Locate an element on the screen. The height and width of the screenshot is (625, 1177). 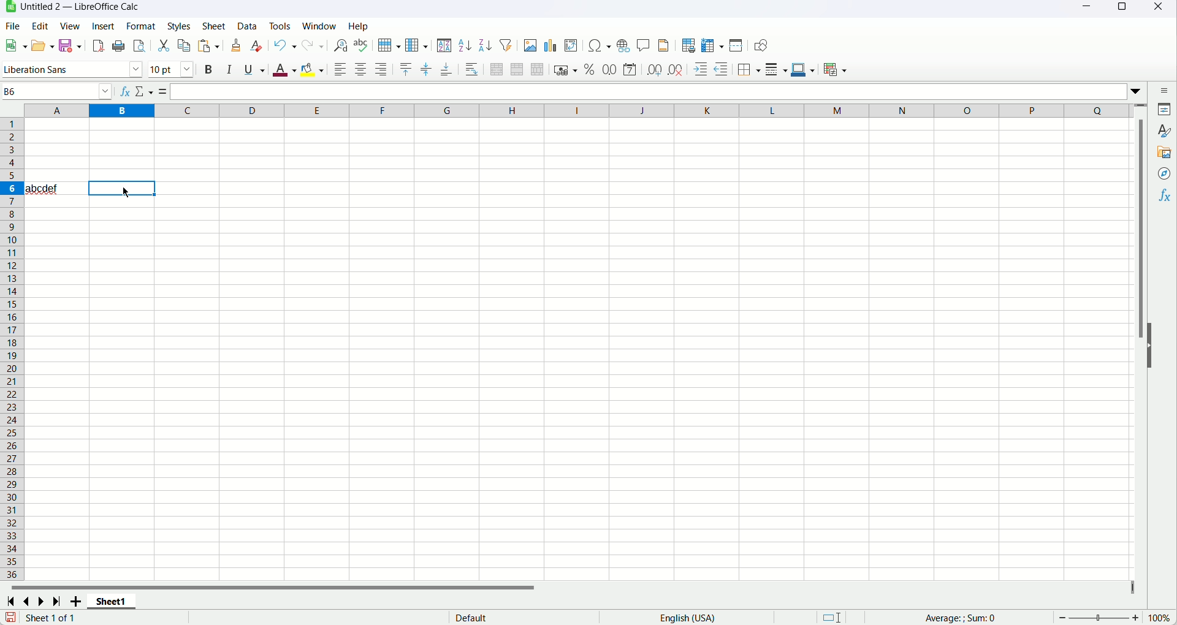
italics is located at coordinates (227, 69).